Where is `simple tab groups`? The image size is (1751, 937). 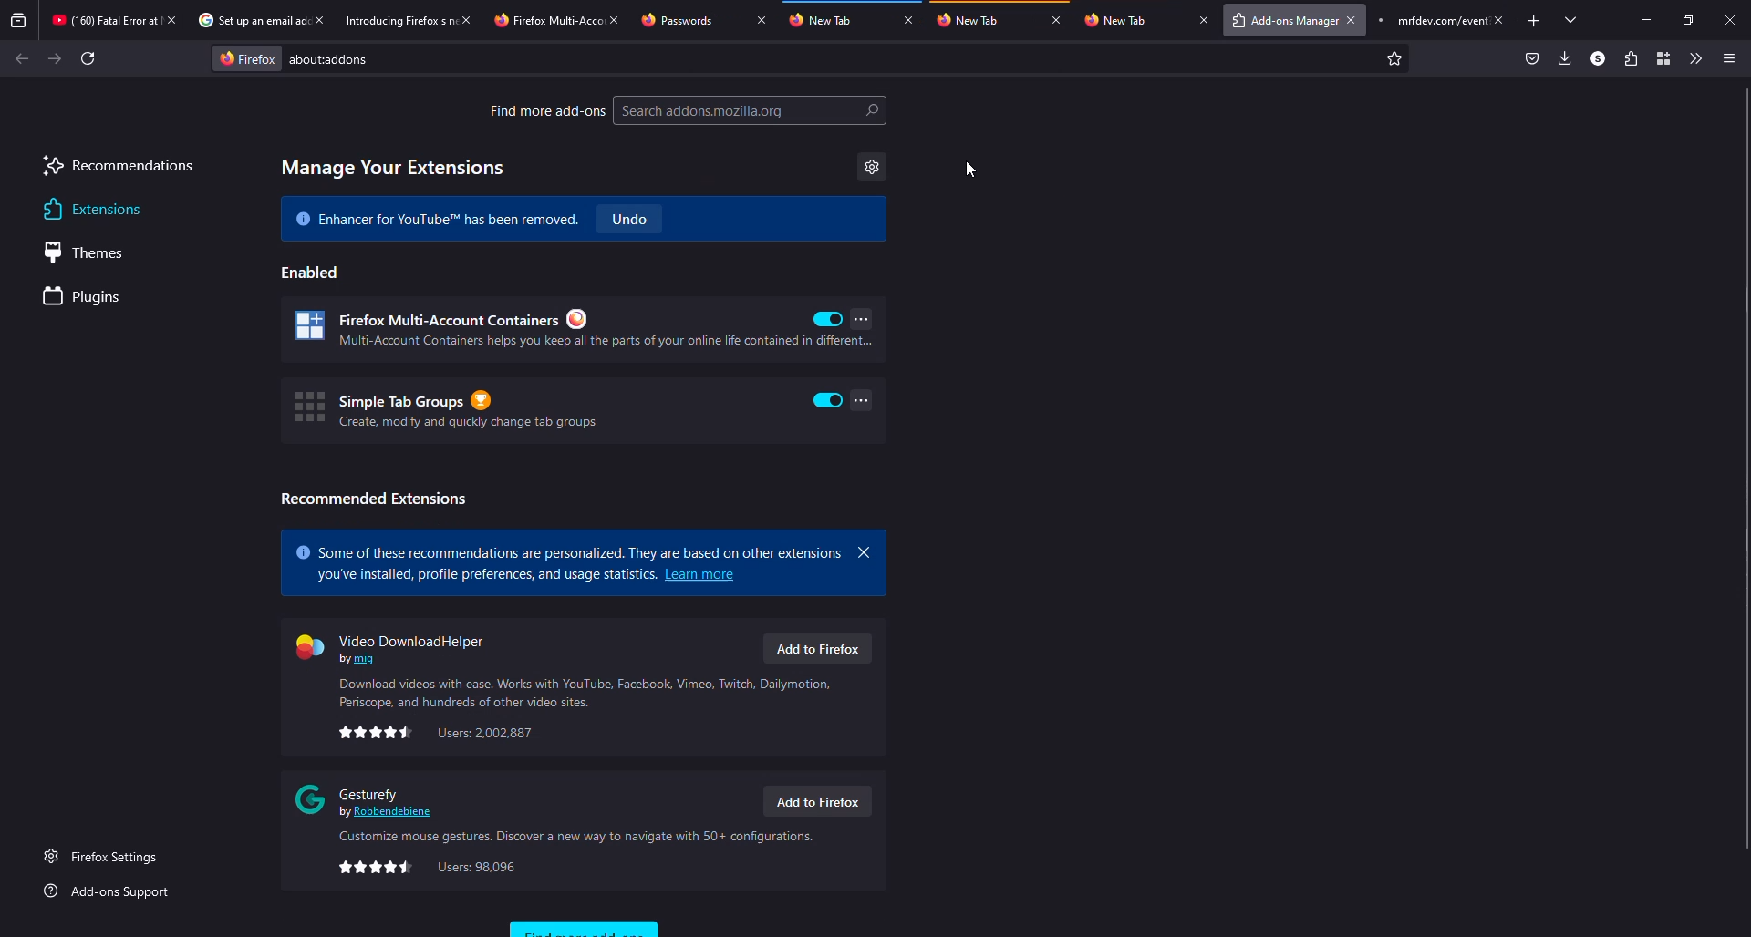 simple tab groups is located at coordinates (543, 408).